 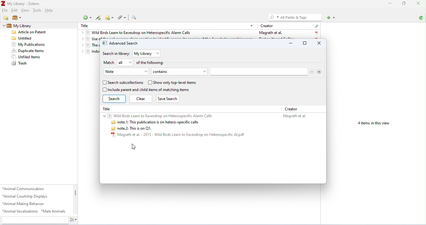 What do you see at coordinates (149, 90) in the screenshot?
I see `include parent and child items of matching items` at bounding box center [149, 90].